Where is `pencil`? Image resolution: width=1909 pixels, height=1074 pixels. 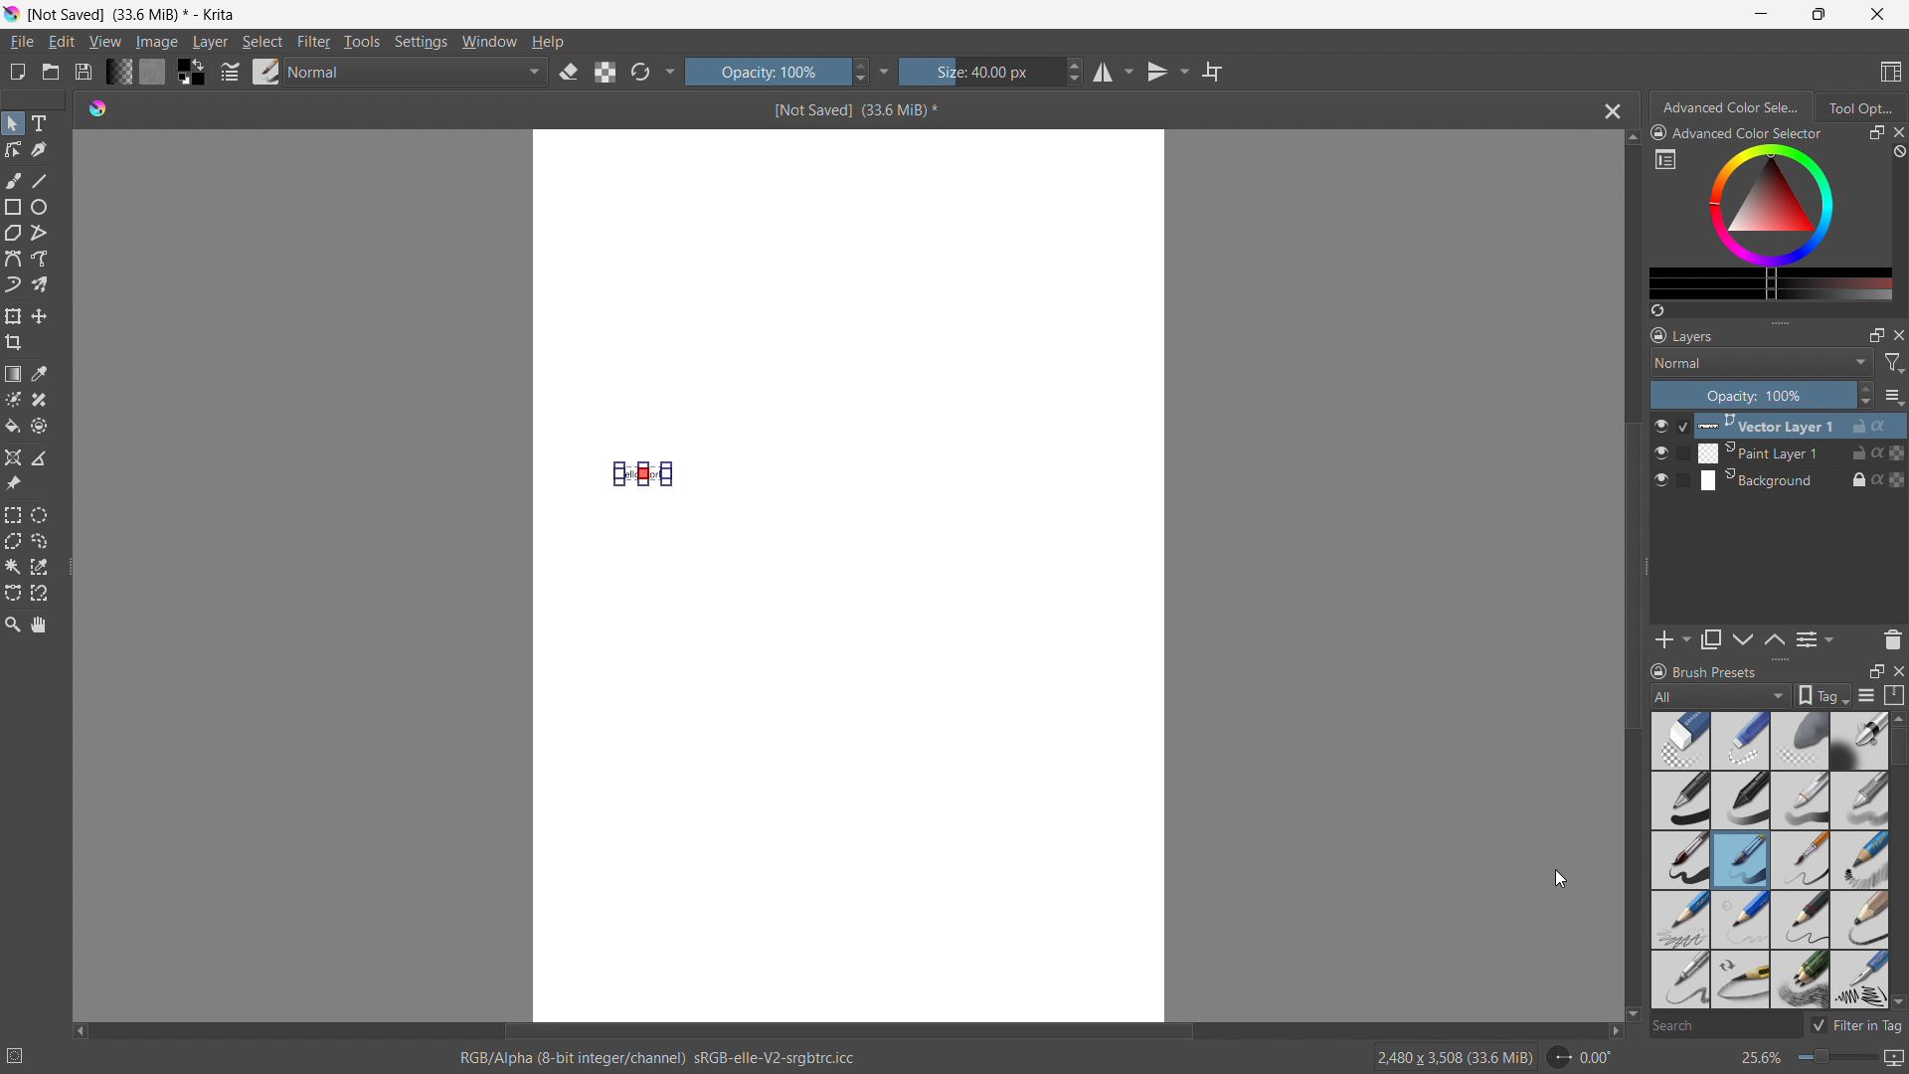 pencil is located at coordinates (1801, 801).